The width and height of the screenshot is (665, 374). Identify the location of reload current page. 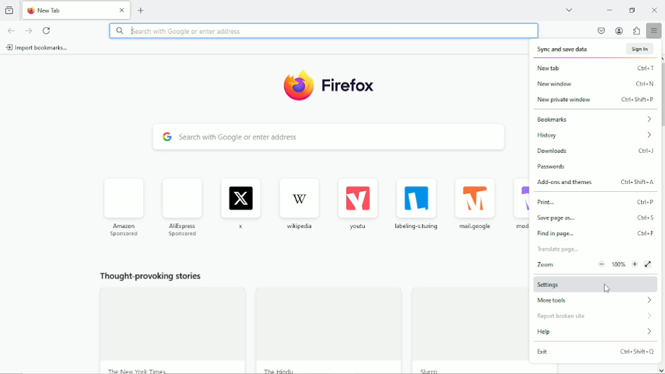
(47, 31).